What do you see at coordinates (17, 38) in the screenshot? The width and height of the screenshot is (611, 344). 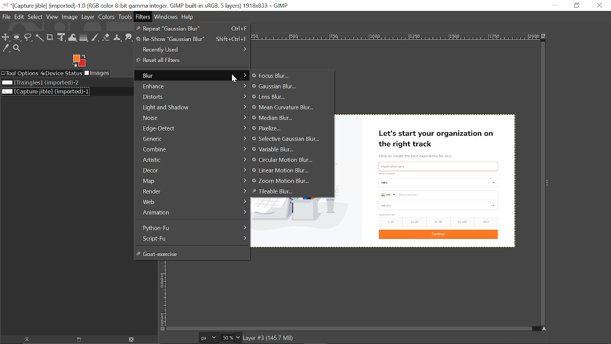 I see `Ellipse select tool` at bounding box center [17, 38].